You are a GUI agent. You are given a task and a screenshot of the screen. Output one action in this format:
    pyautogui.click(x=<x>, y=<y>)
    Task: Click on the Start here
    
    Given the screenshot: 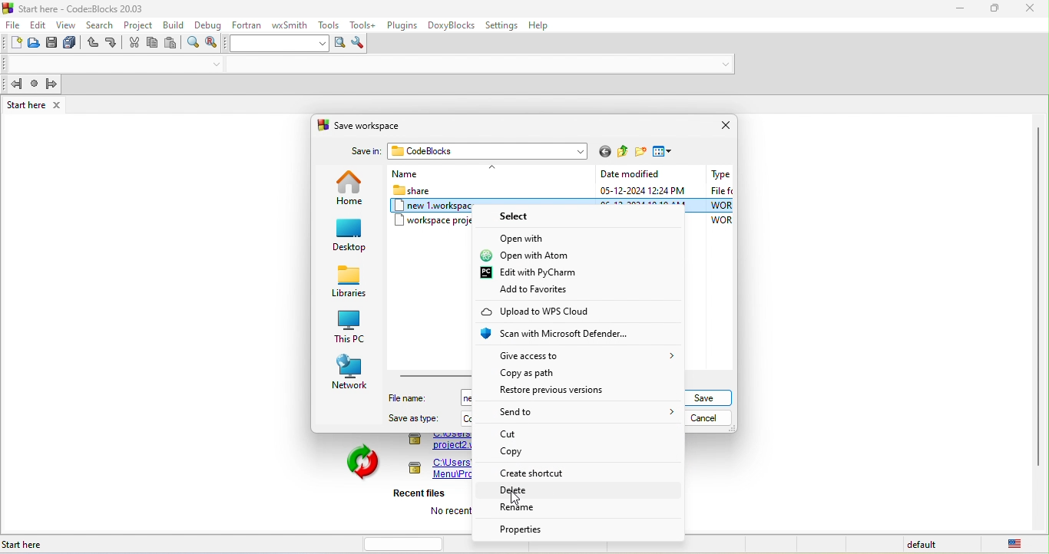 What is the action you would take?
    pyautogui.click(x=25, y=545)
    